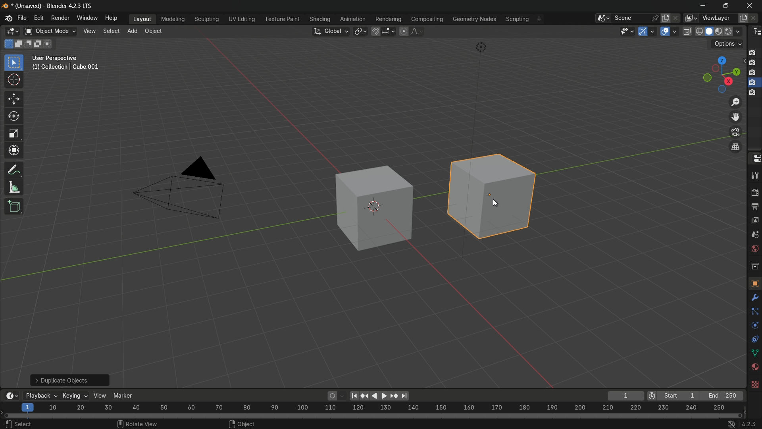 The image size is (762, 429). What do you see at coordinates (205, 19) in the screenshot?
I see `sculpting menu` at bounding box center [205, 19].